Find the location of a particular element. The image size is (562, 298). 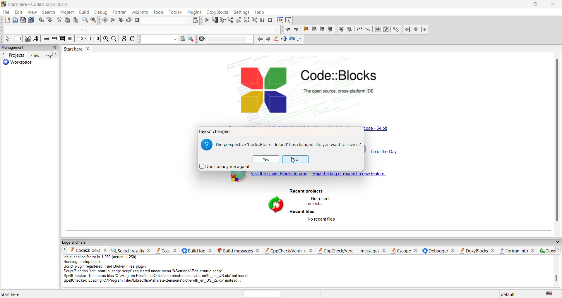

code block logo is located at coordinates (263, 89).